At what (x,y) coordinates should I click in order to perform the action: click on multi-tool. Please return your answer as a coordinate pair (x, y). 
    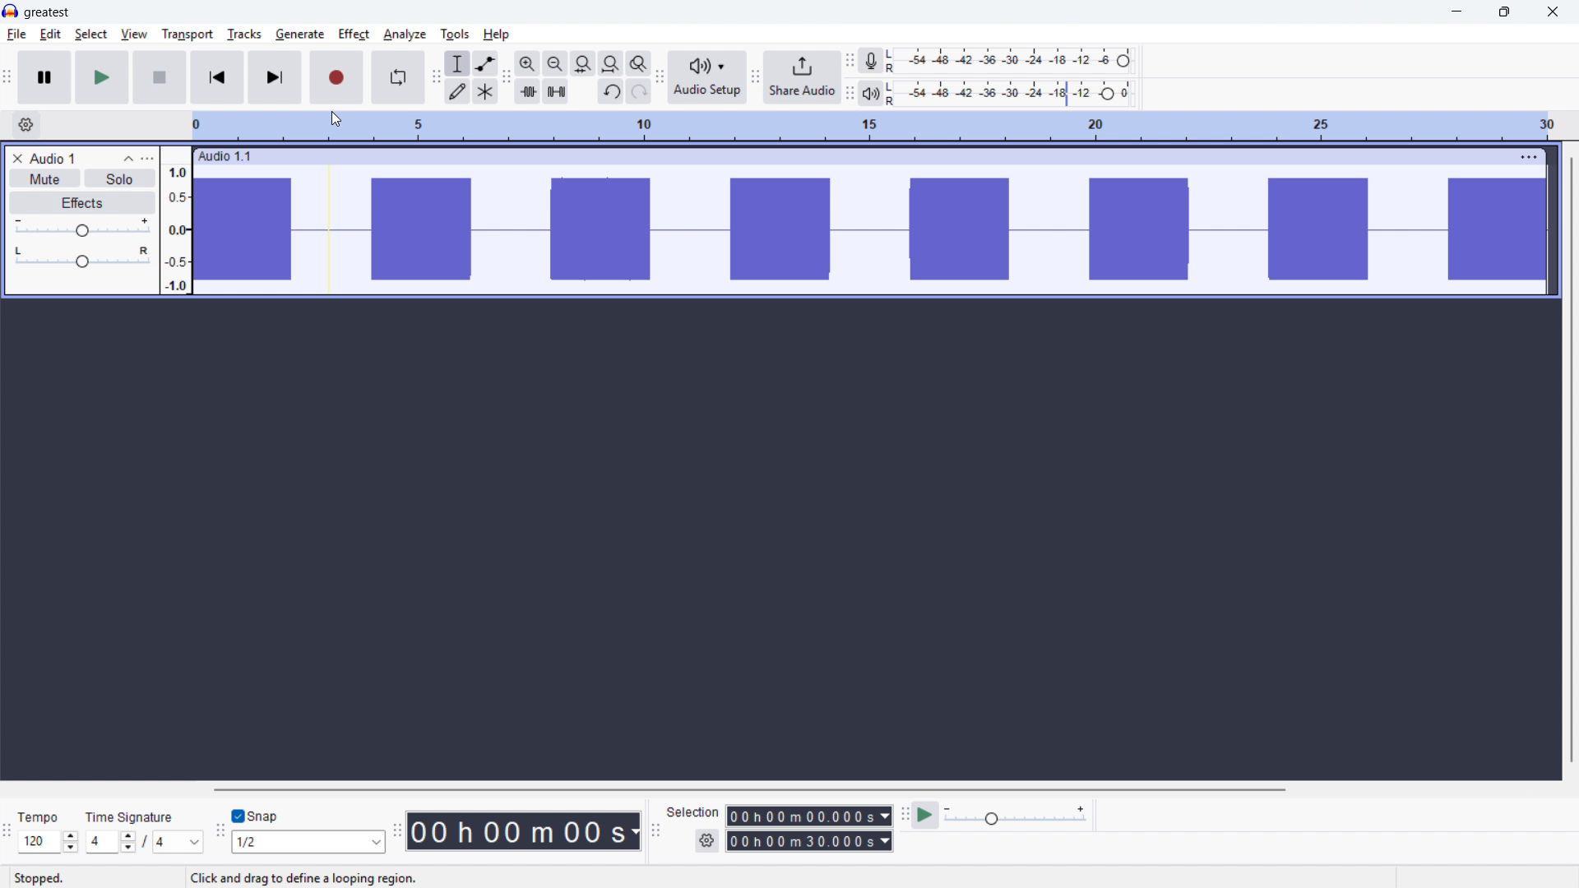
    Looking at the image, I should click on (485, 91).